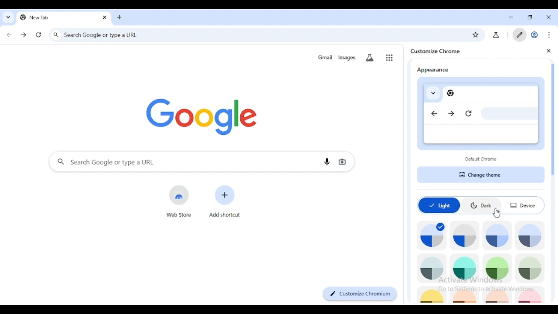 Image resolution: width=558 pixels, height=314 pixels. I want to click on google apps, so click(389, 58).